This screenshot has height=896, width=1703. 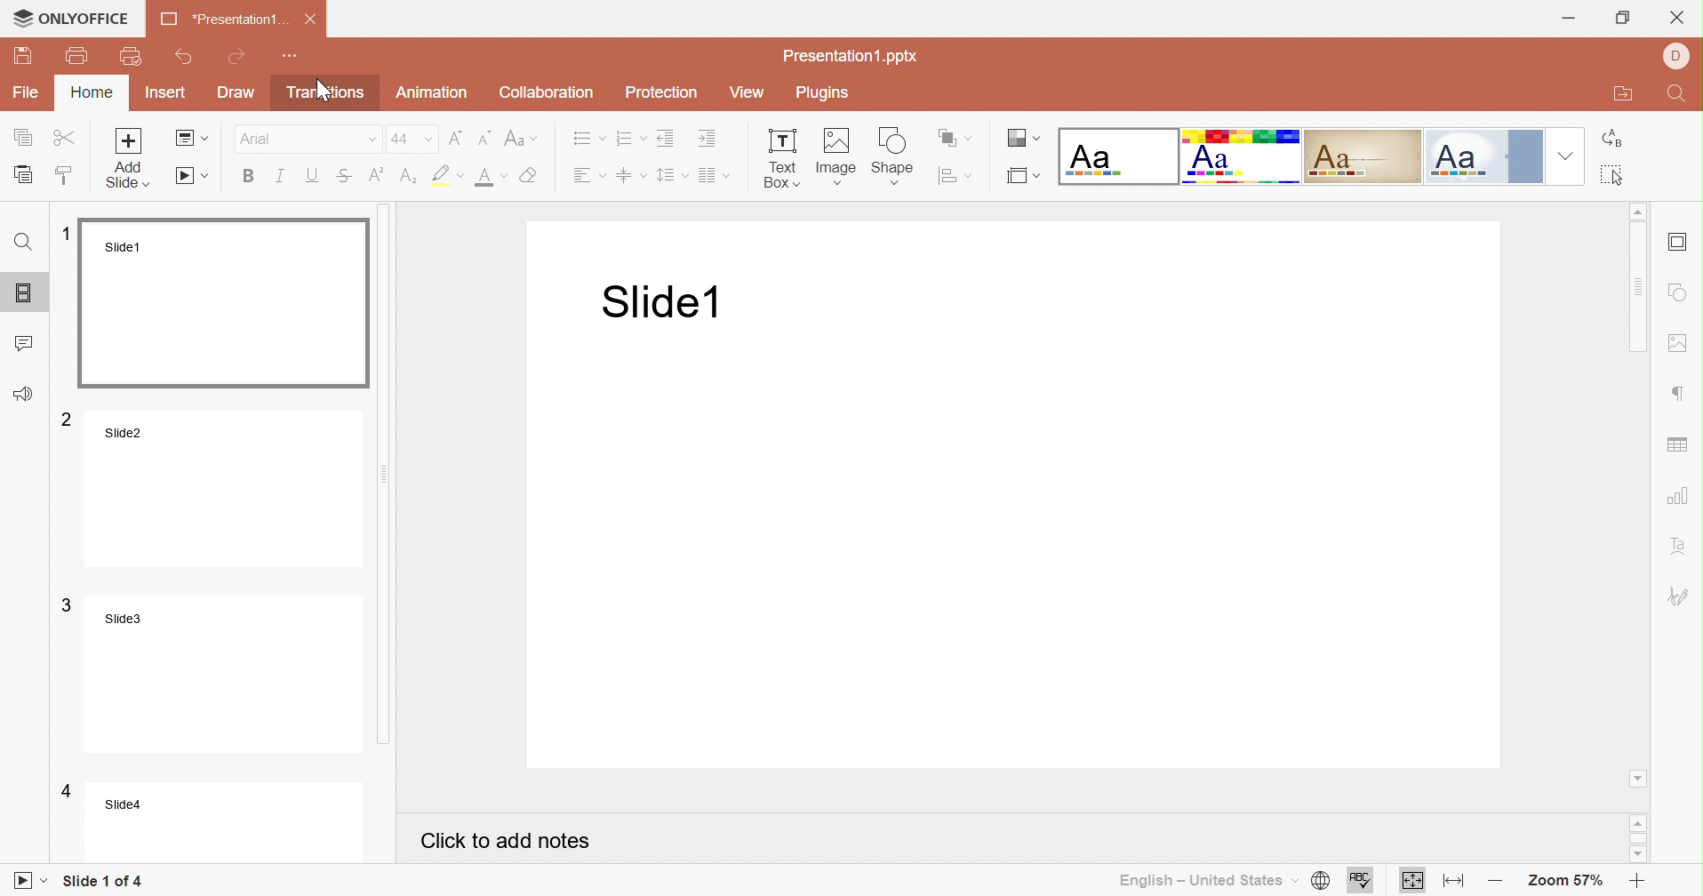 What do you see at coordinates (26, 93) in the screenshot?
I see `File` at bounding box center [26, 93].